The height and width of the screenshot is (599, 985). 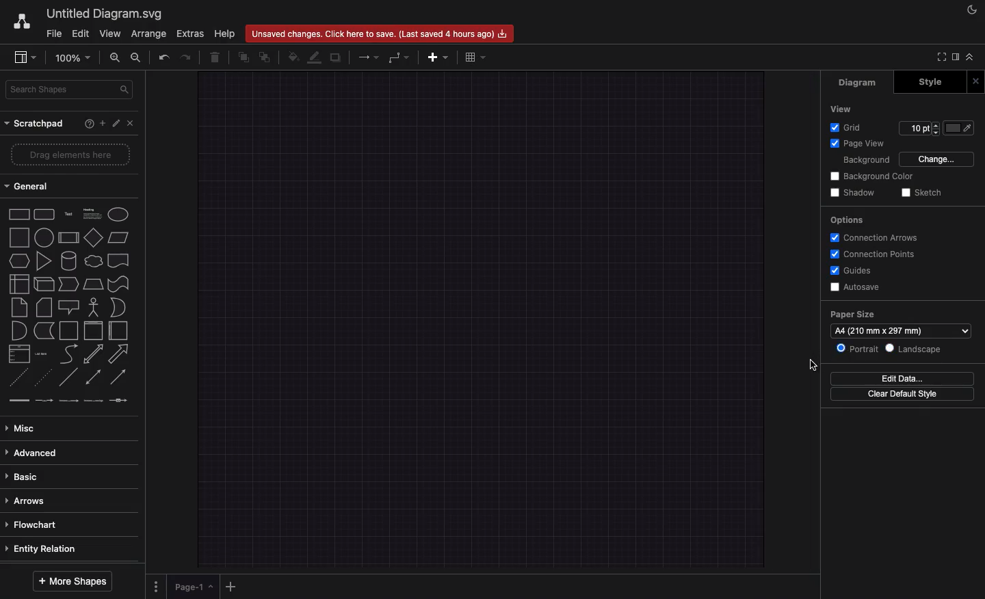 I want to click on Add, so click(x=439, y=57).